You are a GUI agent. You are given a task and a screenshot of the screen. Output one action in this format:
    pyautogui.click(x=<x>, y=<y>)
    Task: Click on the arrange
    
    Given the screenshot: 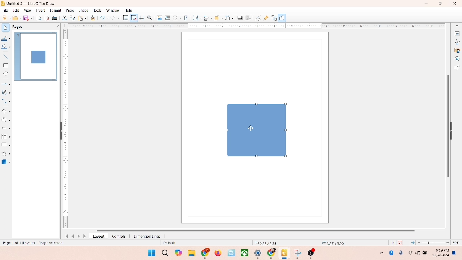 What is the action you would take?
    pyautogui.click(x=216, y=17)
    